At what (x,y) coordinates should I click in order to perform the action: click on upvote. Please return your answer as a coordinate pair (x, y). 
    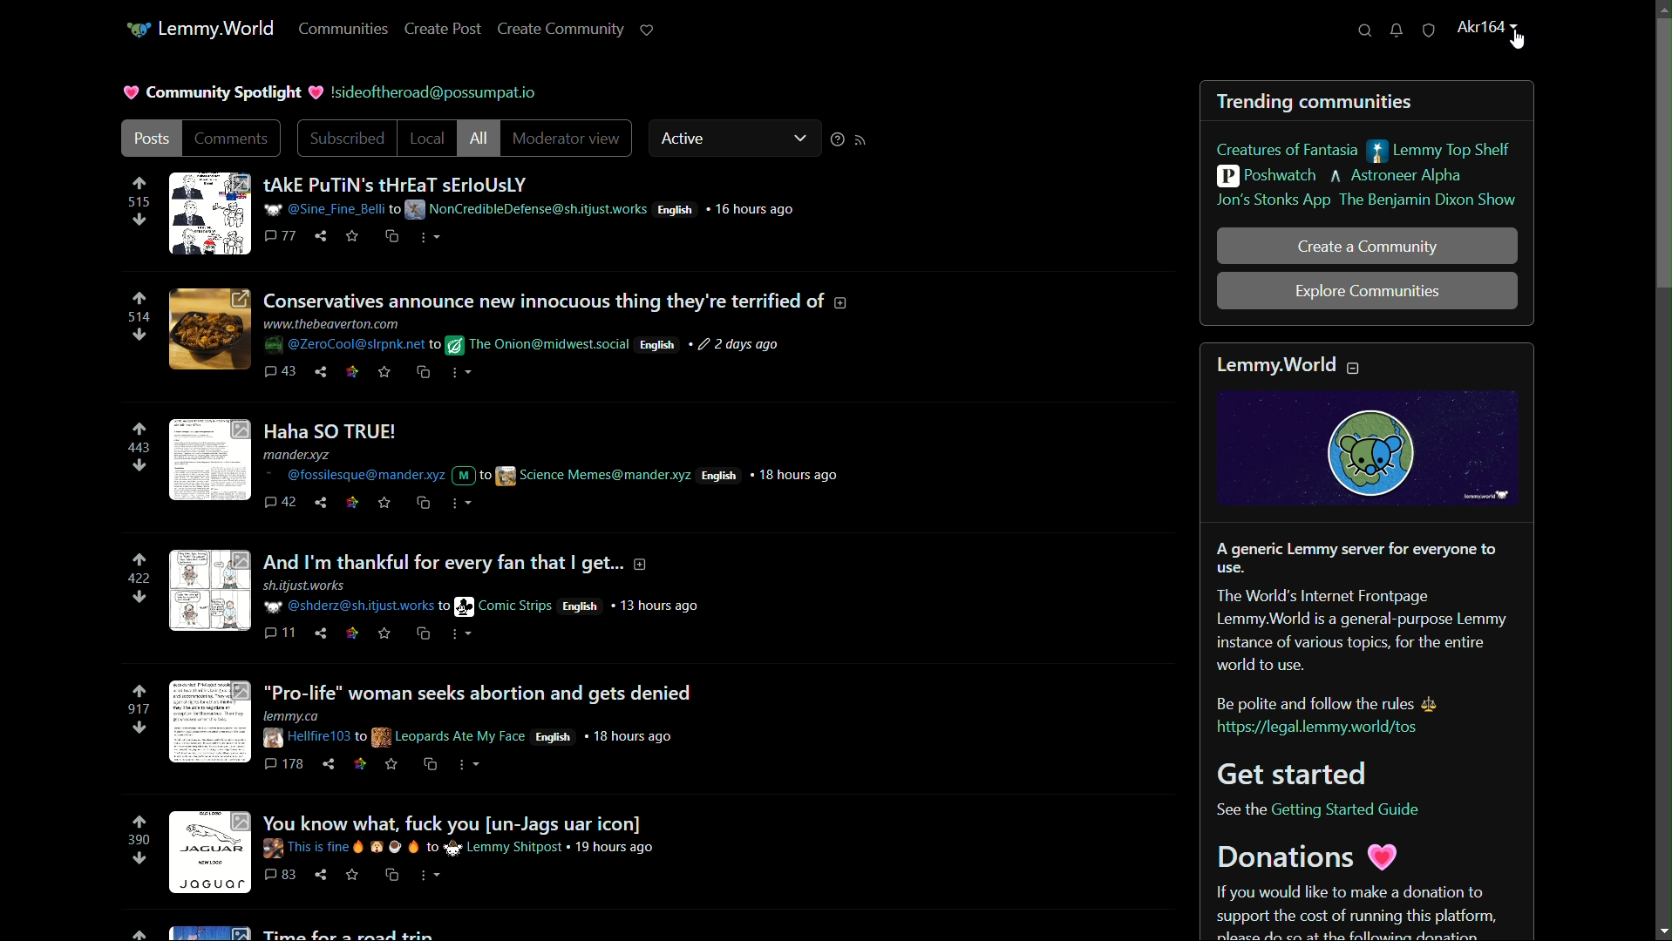
    Looking at the image, I should click on (139, 561).